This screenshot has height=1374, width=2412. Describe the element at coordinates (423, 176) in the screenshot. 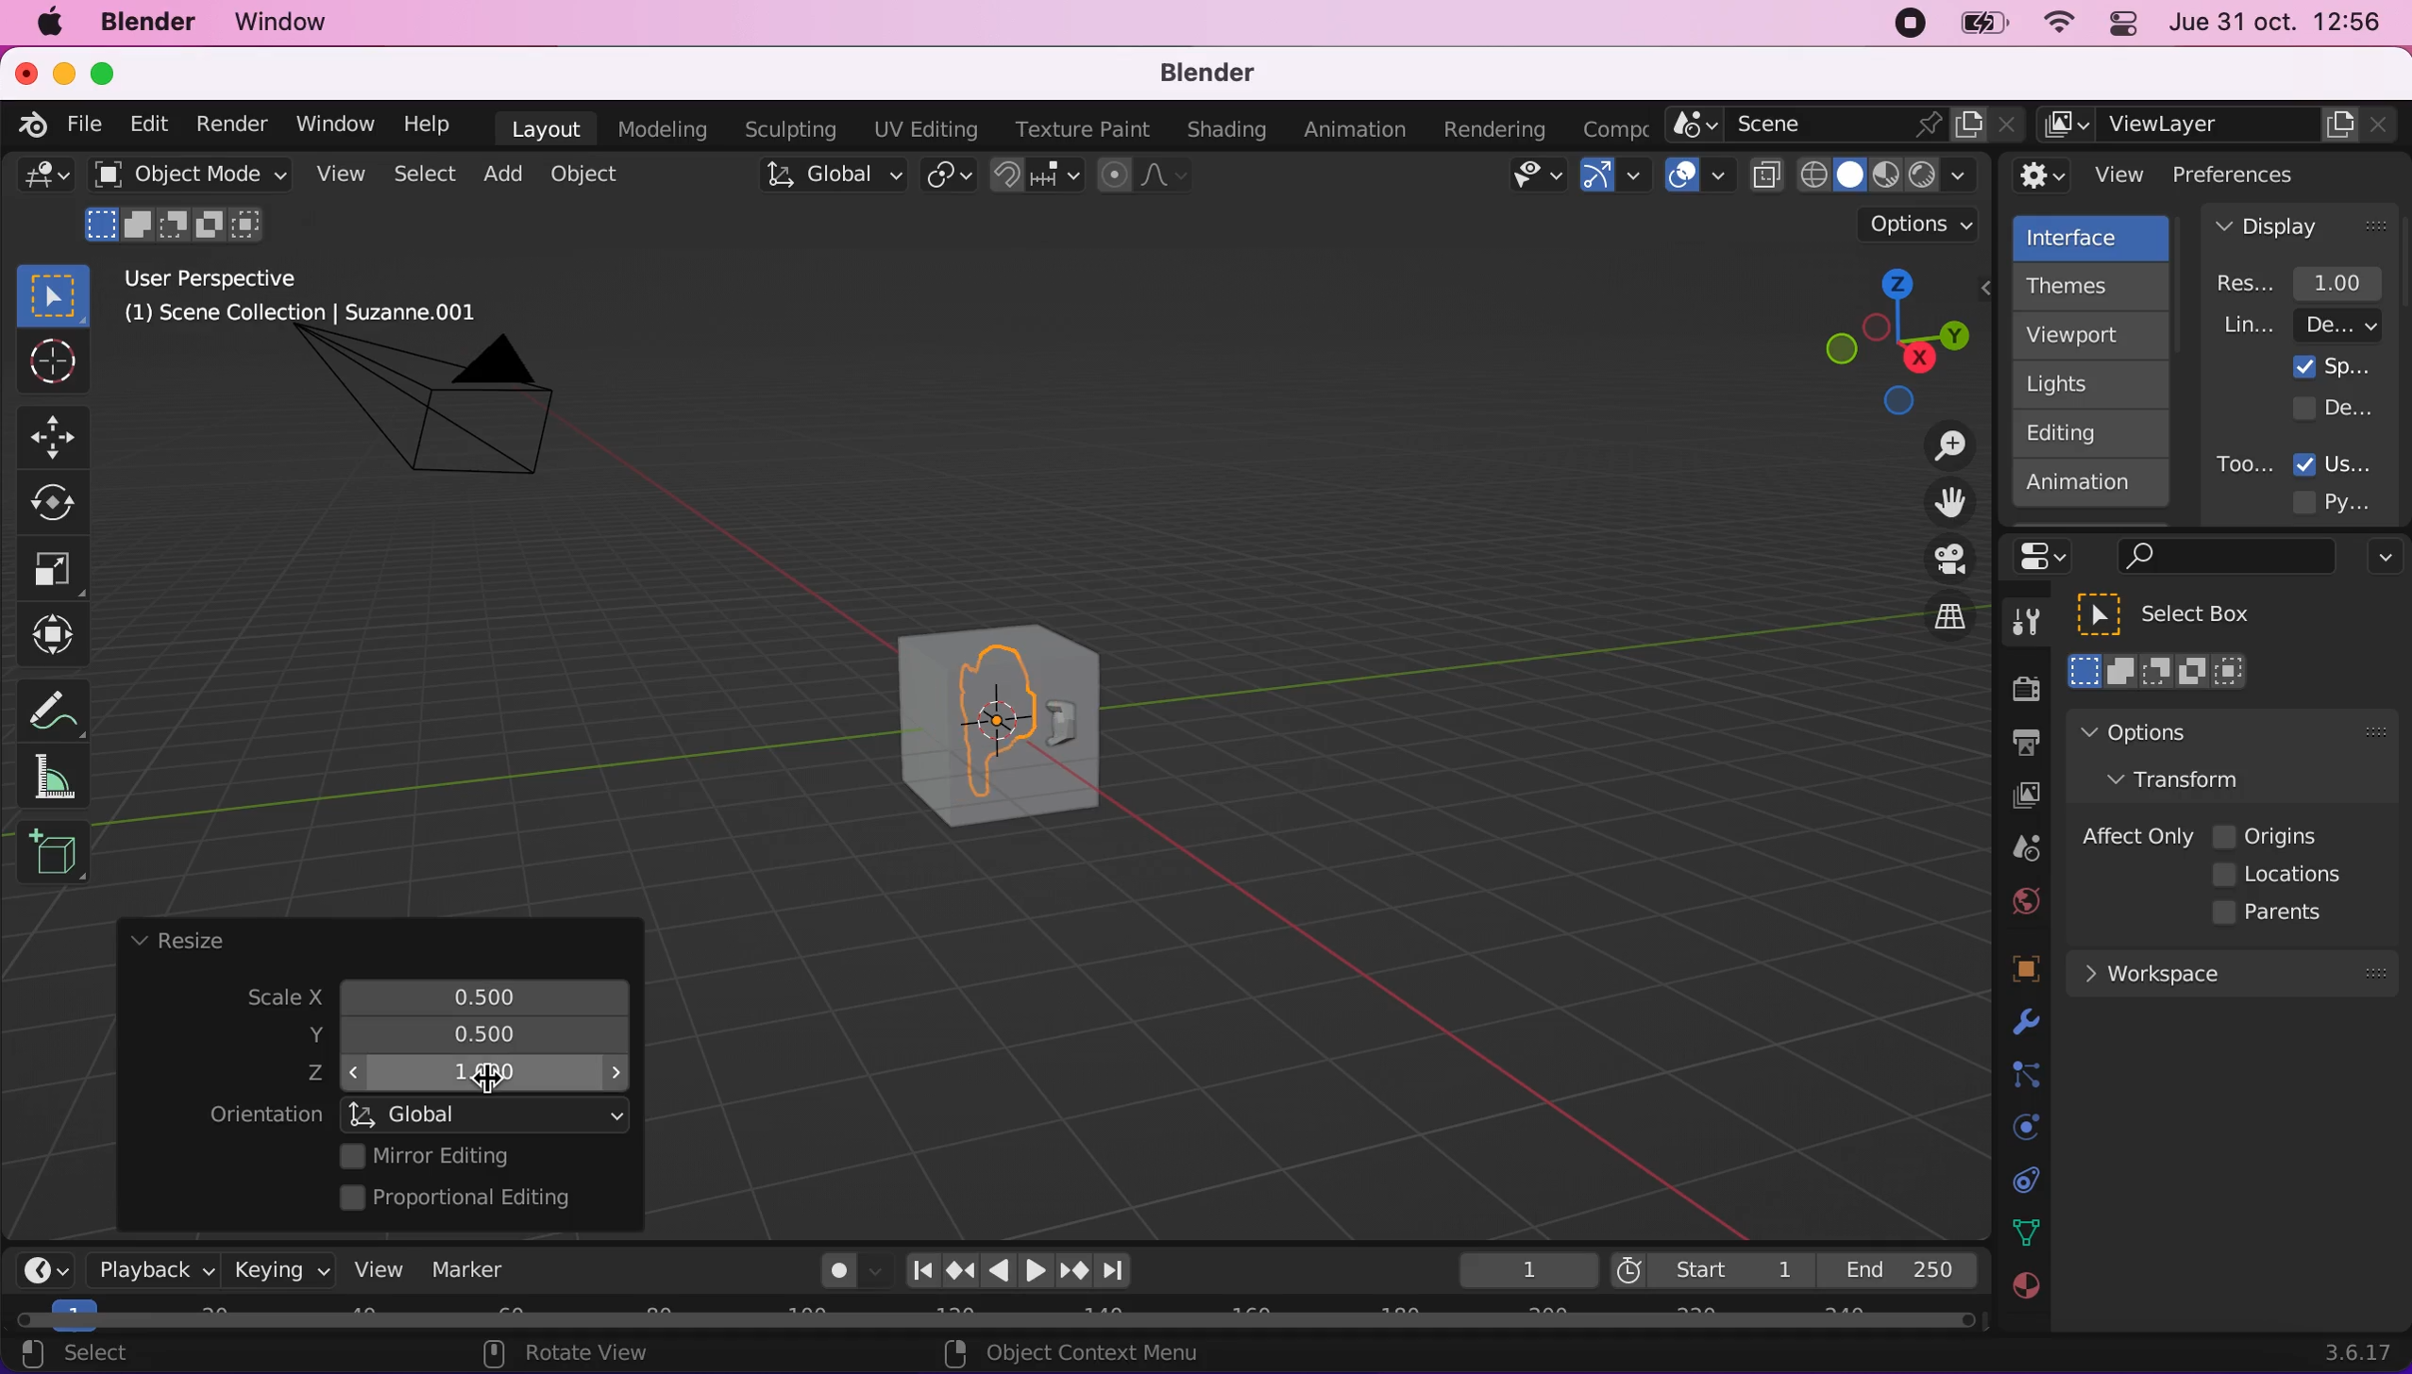

I see `select` at that location.